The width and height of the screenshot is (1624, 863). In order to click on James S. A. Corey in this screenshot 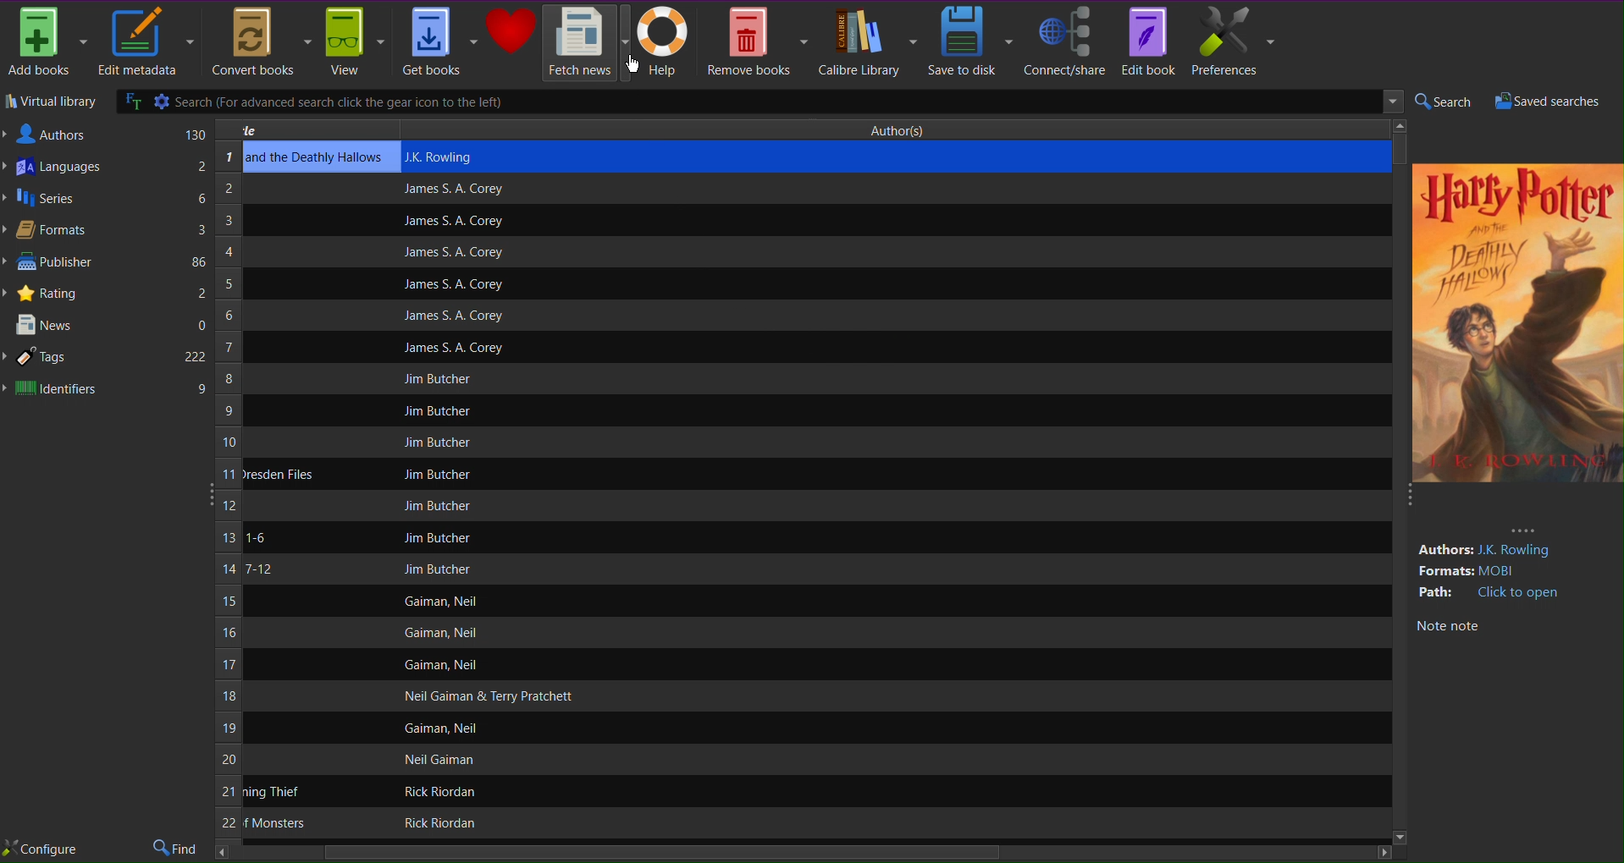, I will do `click(453, 349)`.